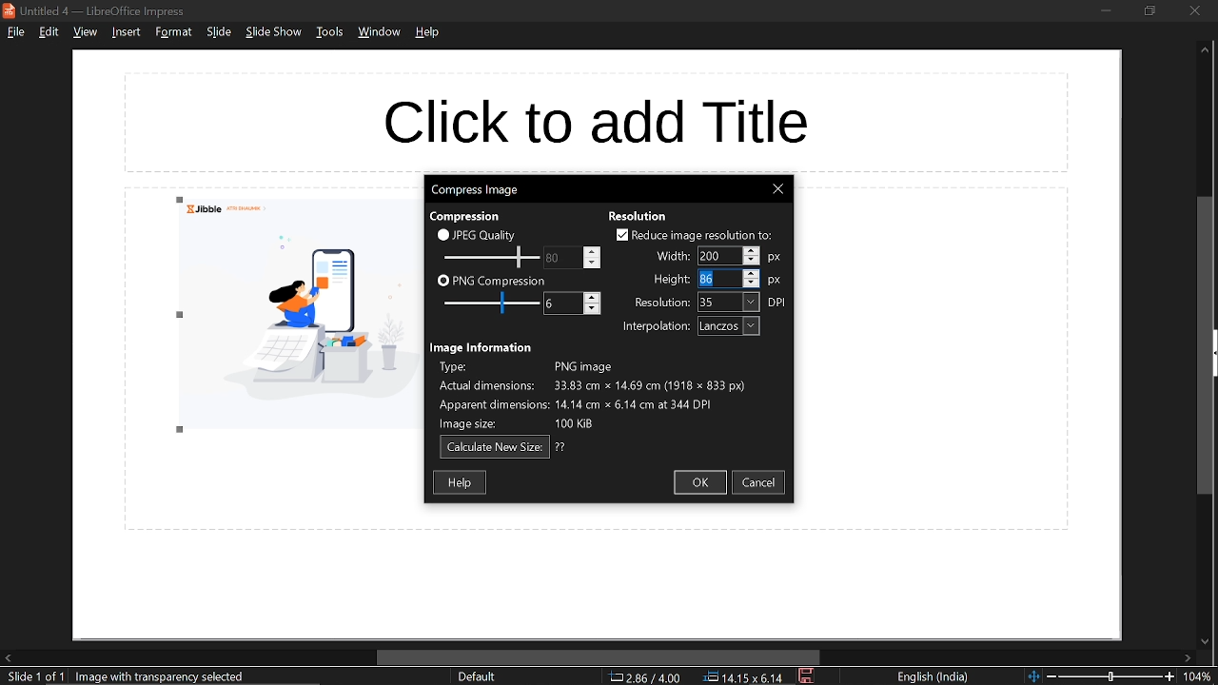  I want to click on image information, so click(483, 347).